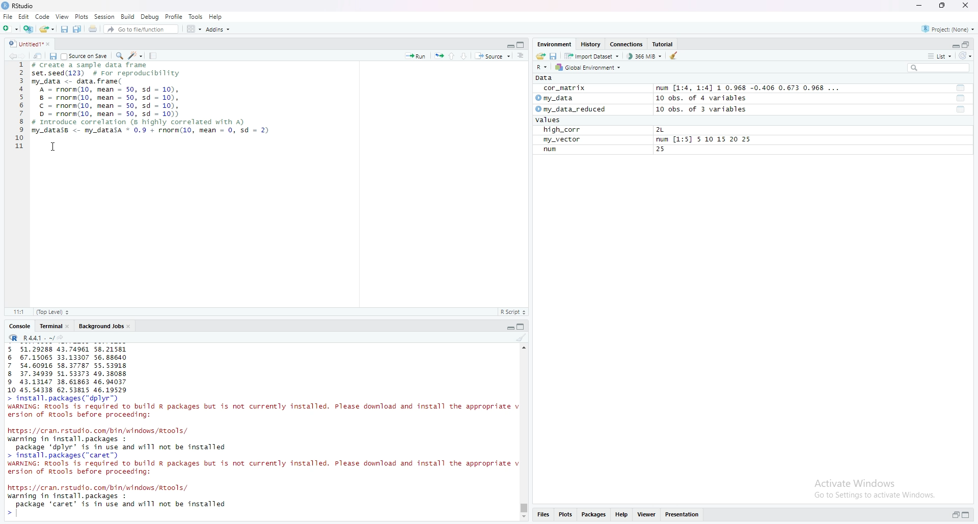  What do you see at coordinates (494, 56) in the screenshot?
I see `Source` at bounding box center [494, 56].